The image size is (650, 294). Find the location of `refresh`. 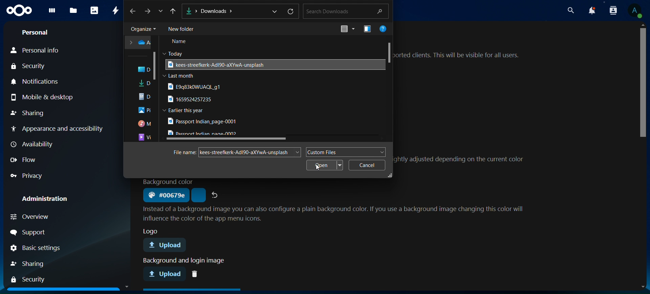

refresh is located at coordinates (216, 194).